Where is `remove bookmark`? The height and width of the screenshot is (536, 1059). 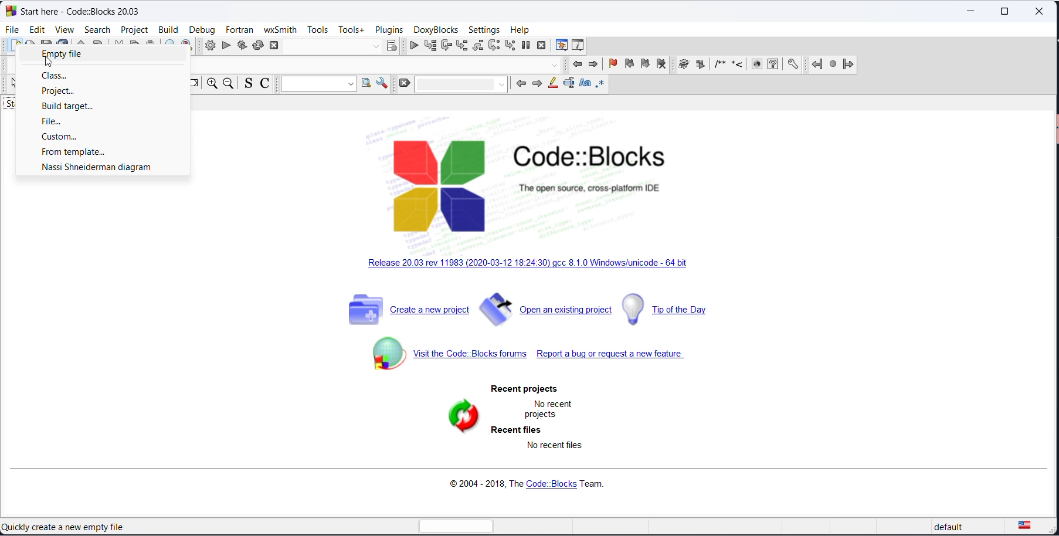 remove bookmark is located at coordinates (665, 67).